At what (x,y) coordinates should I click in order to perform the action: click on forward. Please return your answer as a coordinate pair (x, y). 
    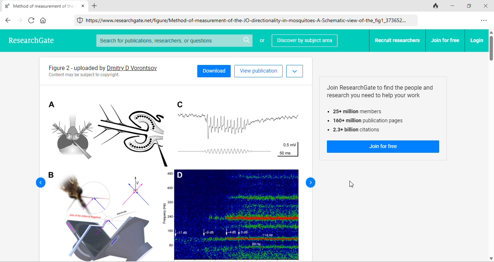
    Looking at the image, I should click on (18, 21).